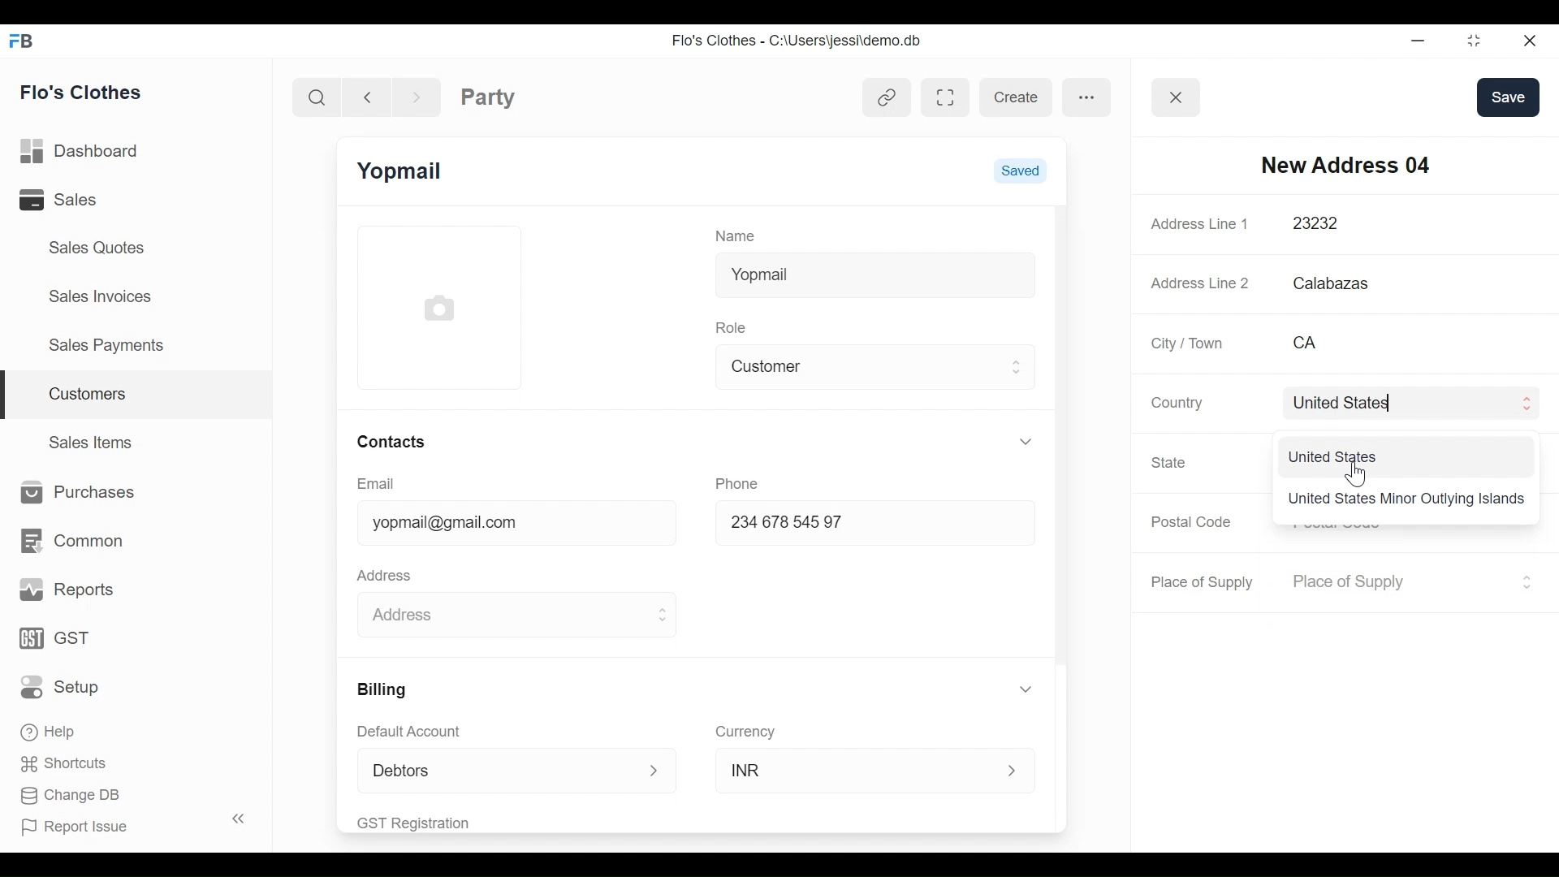 The width and height of the screenshot is (1559, 877). I want to click on Reports, so click(68, 590).